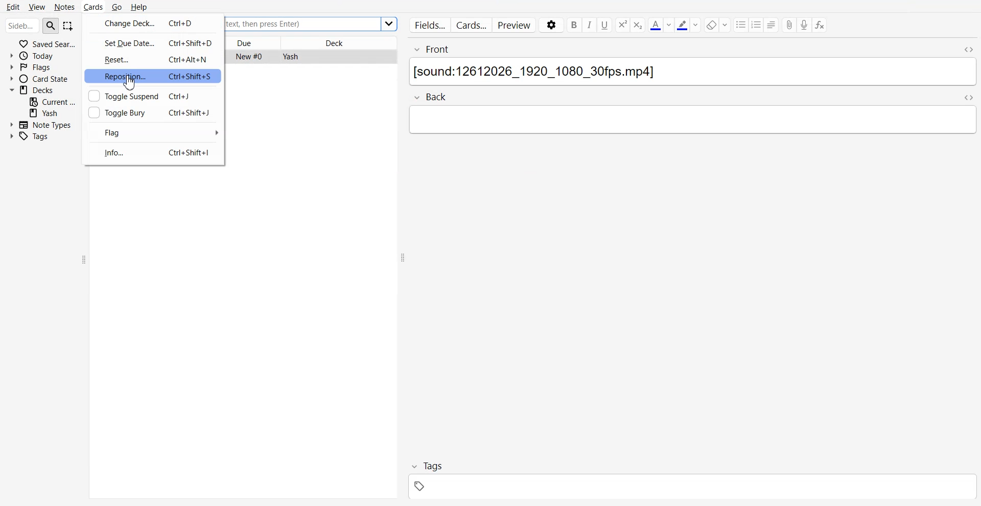 The image size is (981, 506). What do you see at coordinates (131, 83) in the screenshot?
I see `Cursor` at bounding box center [131, 83].